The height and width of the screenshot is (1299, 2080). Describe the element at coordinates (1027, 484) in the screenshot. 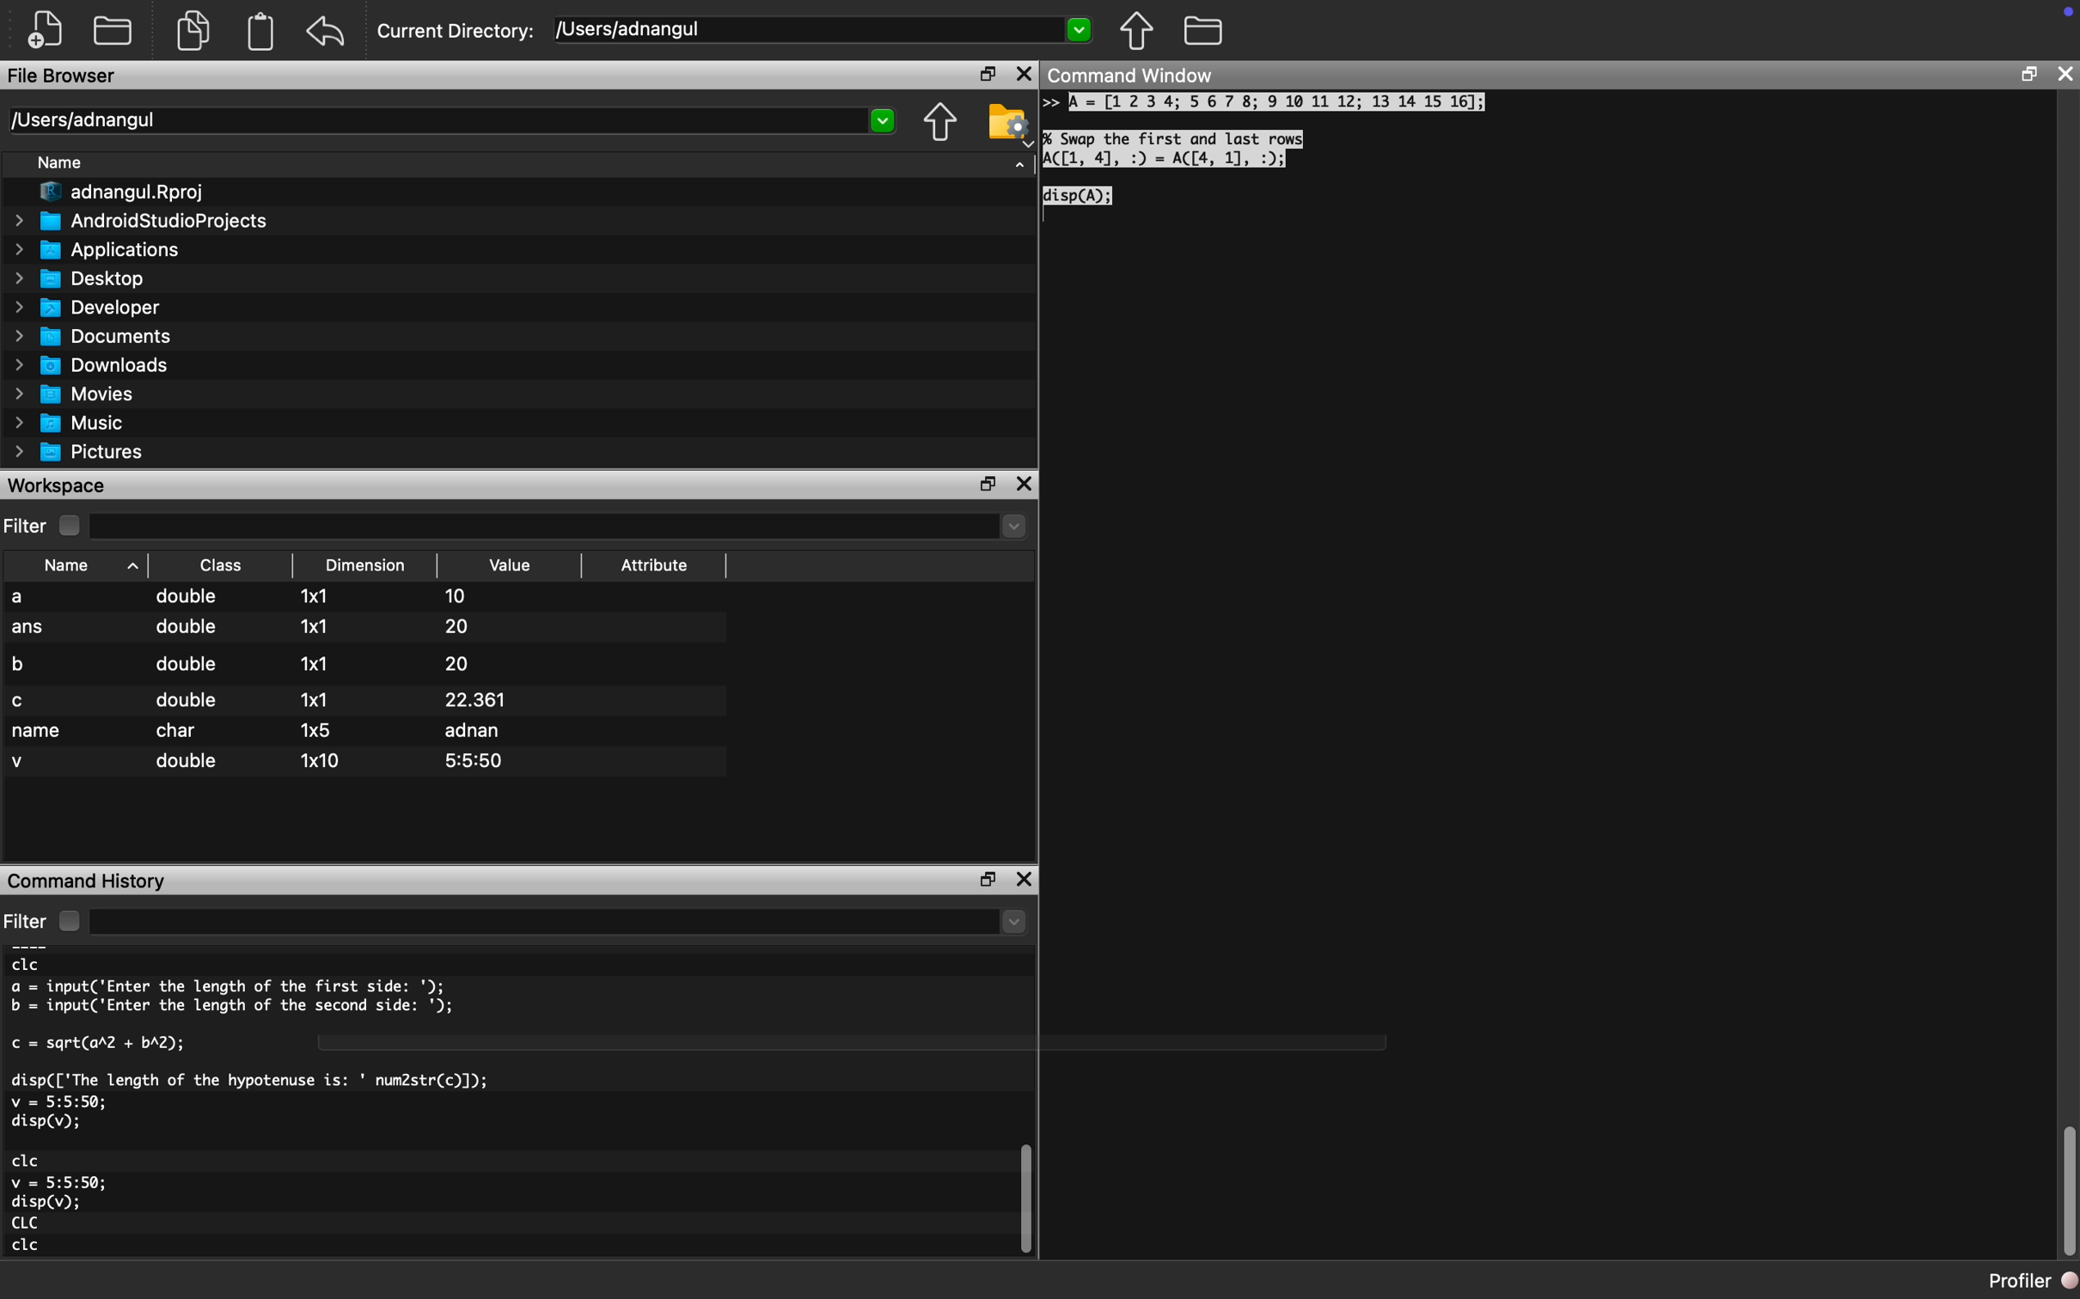

I see `Close` at that location.